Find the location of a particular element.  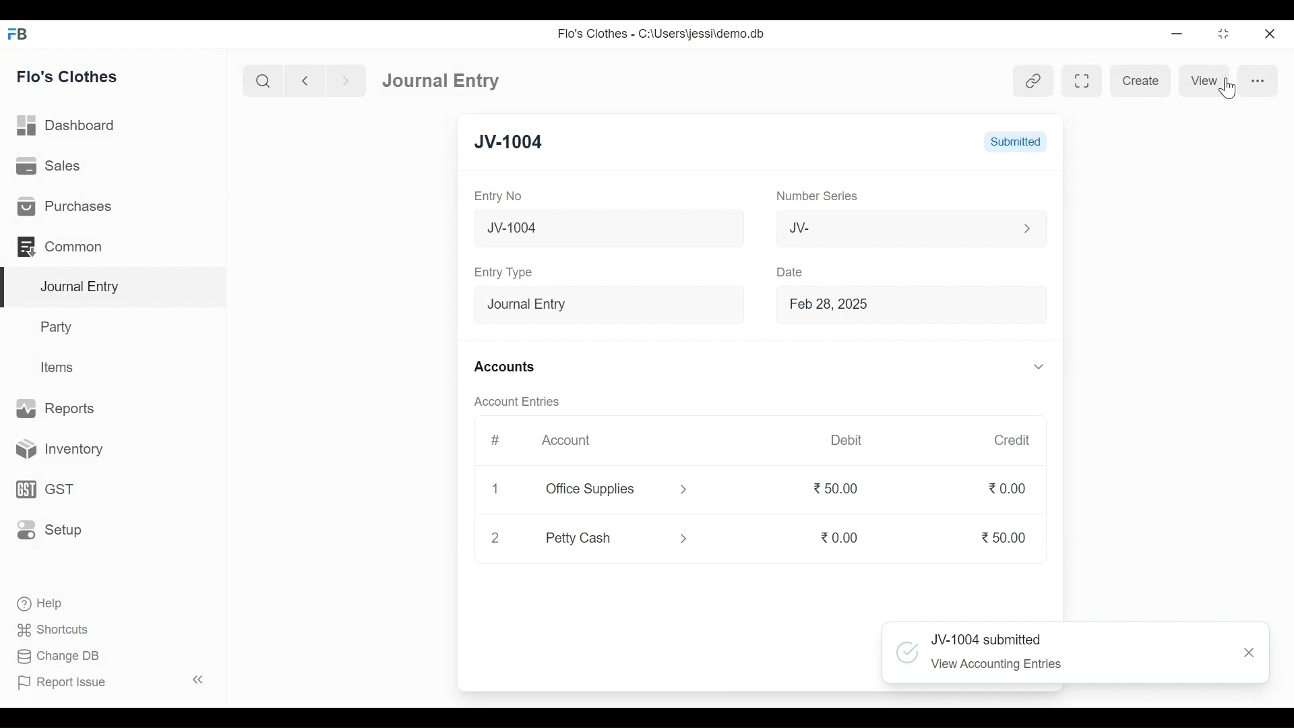

Restore is located at coordinates (1223, 34).